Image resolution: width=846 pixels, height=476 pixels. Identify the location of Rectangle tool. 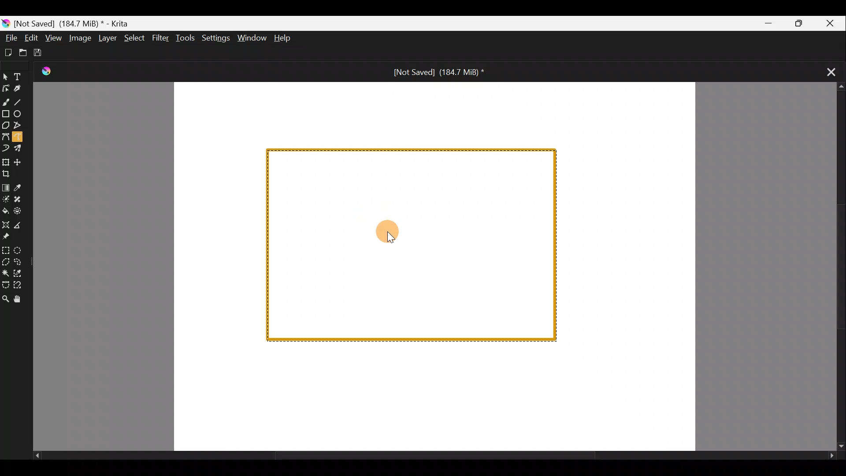
(5, 114).